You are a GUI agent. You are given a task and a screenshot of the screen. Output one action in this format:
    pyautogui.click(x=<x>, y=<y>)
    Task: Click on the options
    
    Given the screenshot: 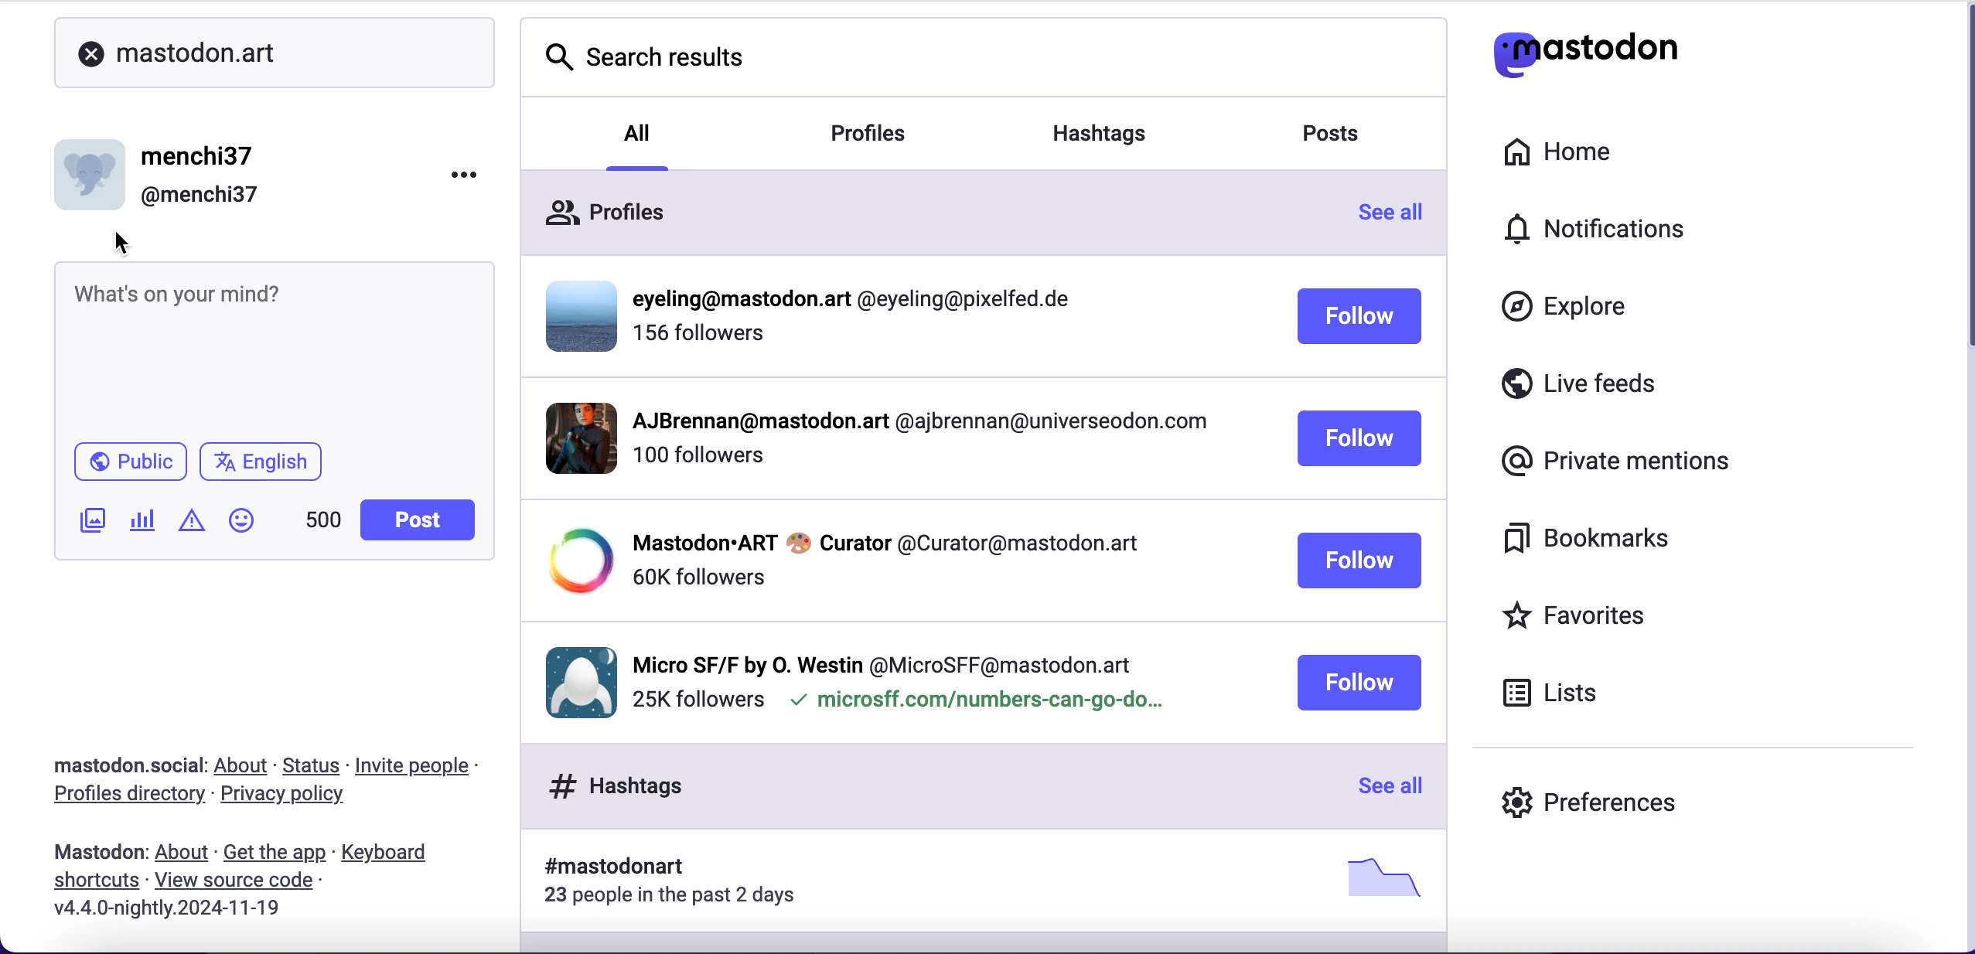 What is the action you would take?
    pyautogui.click(x=466, y=173)
    